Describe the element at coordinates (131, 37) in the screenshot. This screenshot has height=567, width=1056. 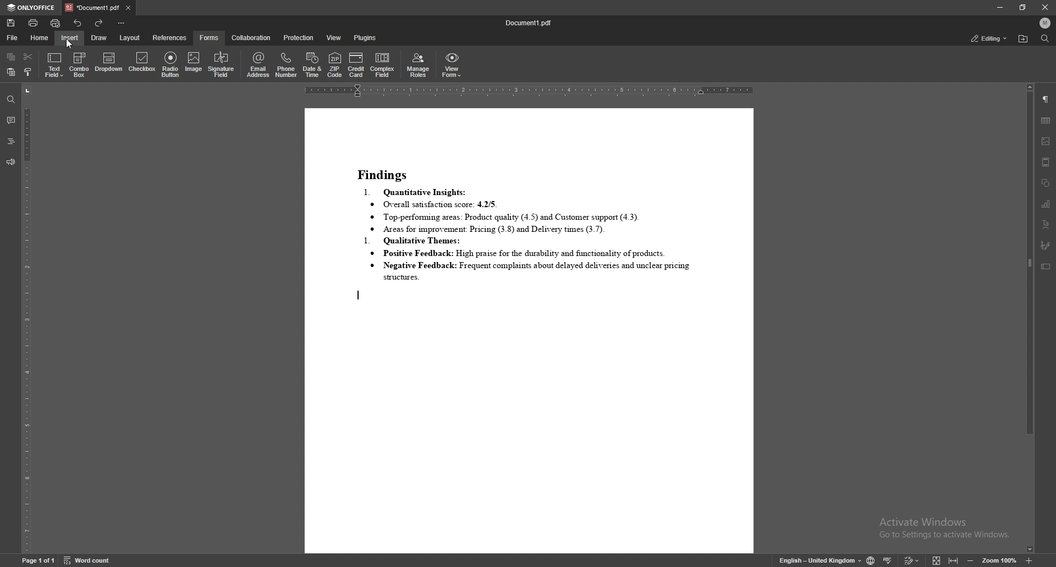
I see `layout` at that location.